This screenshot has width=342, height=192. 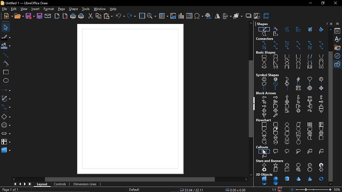 What do you see at coordinates (287, 60) in the screenshot?
I see `circle pie` at bounding box center [287, 60].